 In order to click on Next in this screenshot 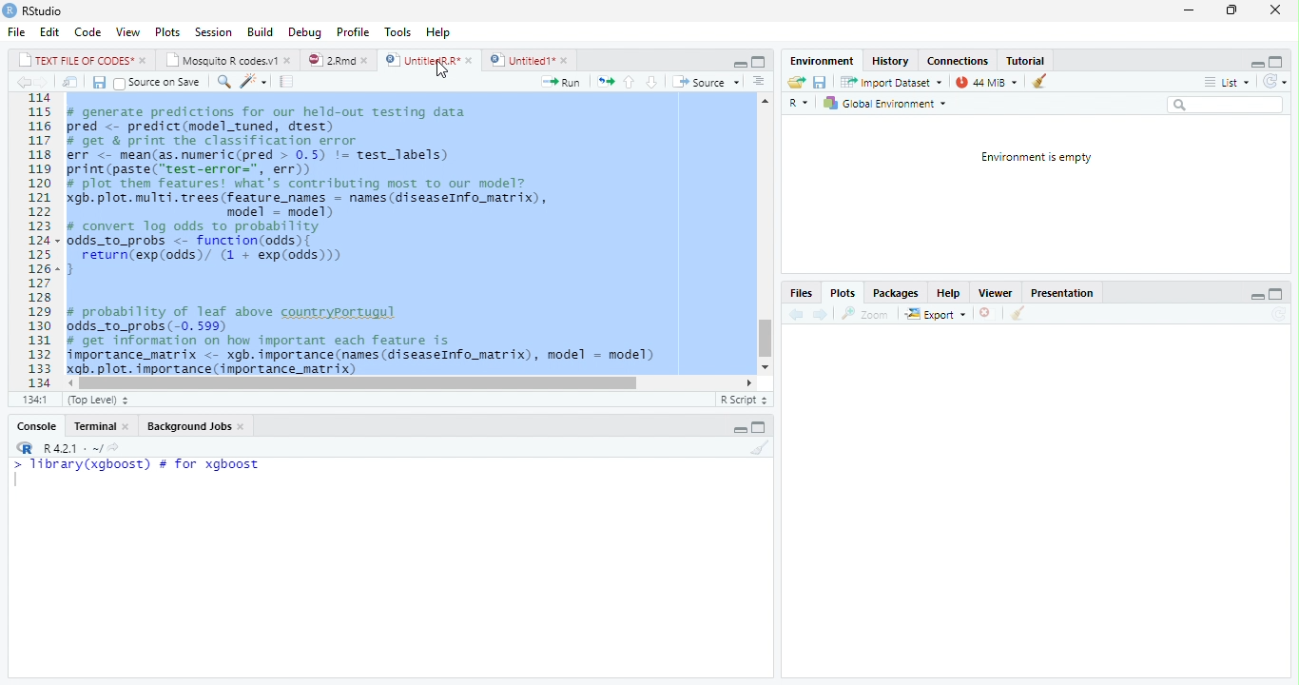, I will do `click(47, 82)`.